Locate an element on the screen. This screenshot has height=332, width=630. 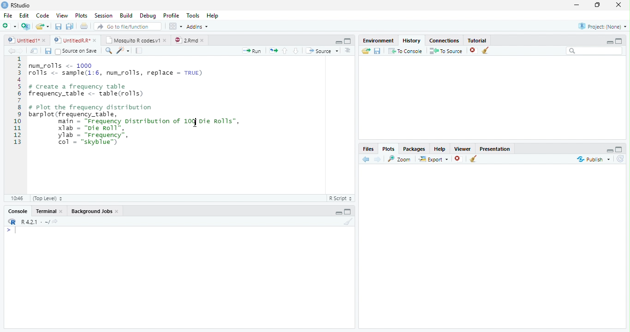
©) 28md is located at coordinates (189, 40).